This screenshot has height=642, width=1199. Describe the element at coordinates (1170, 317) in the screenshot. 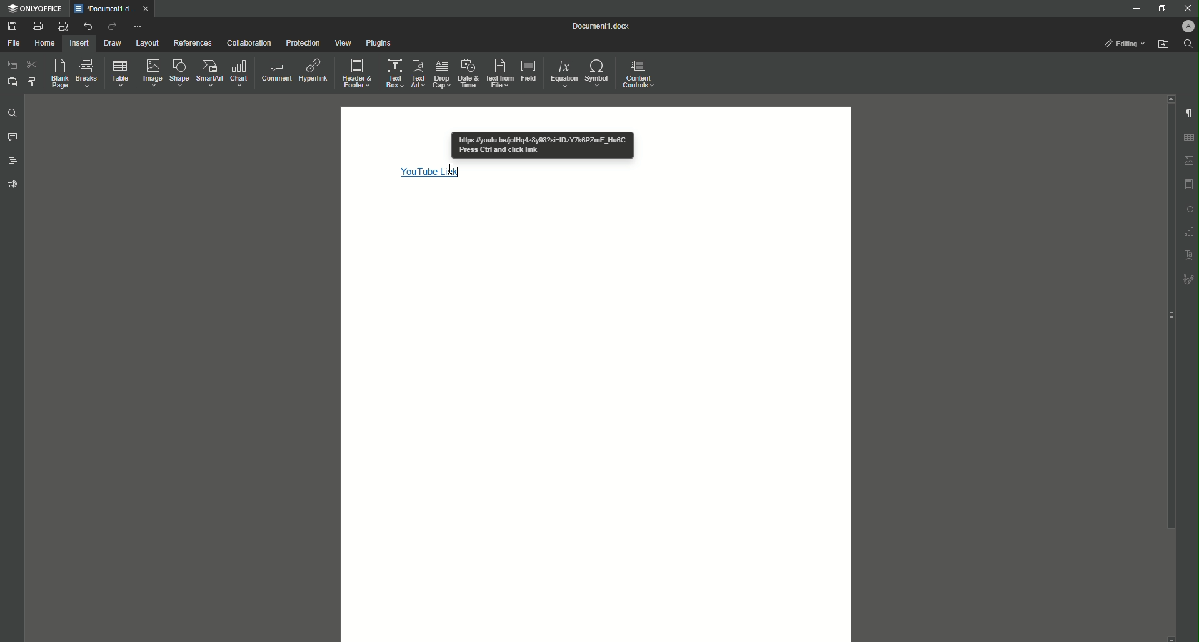

I see `scroll bar` at that location.